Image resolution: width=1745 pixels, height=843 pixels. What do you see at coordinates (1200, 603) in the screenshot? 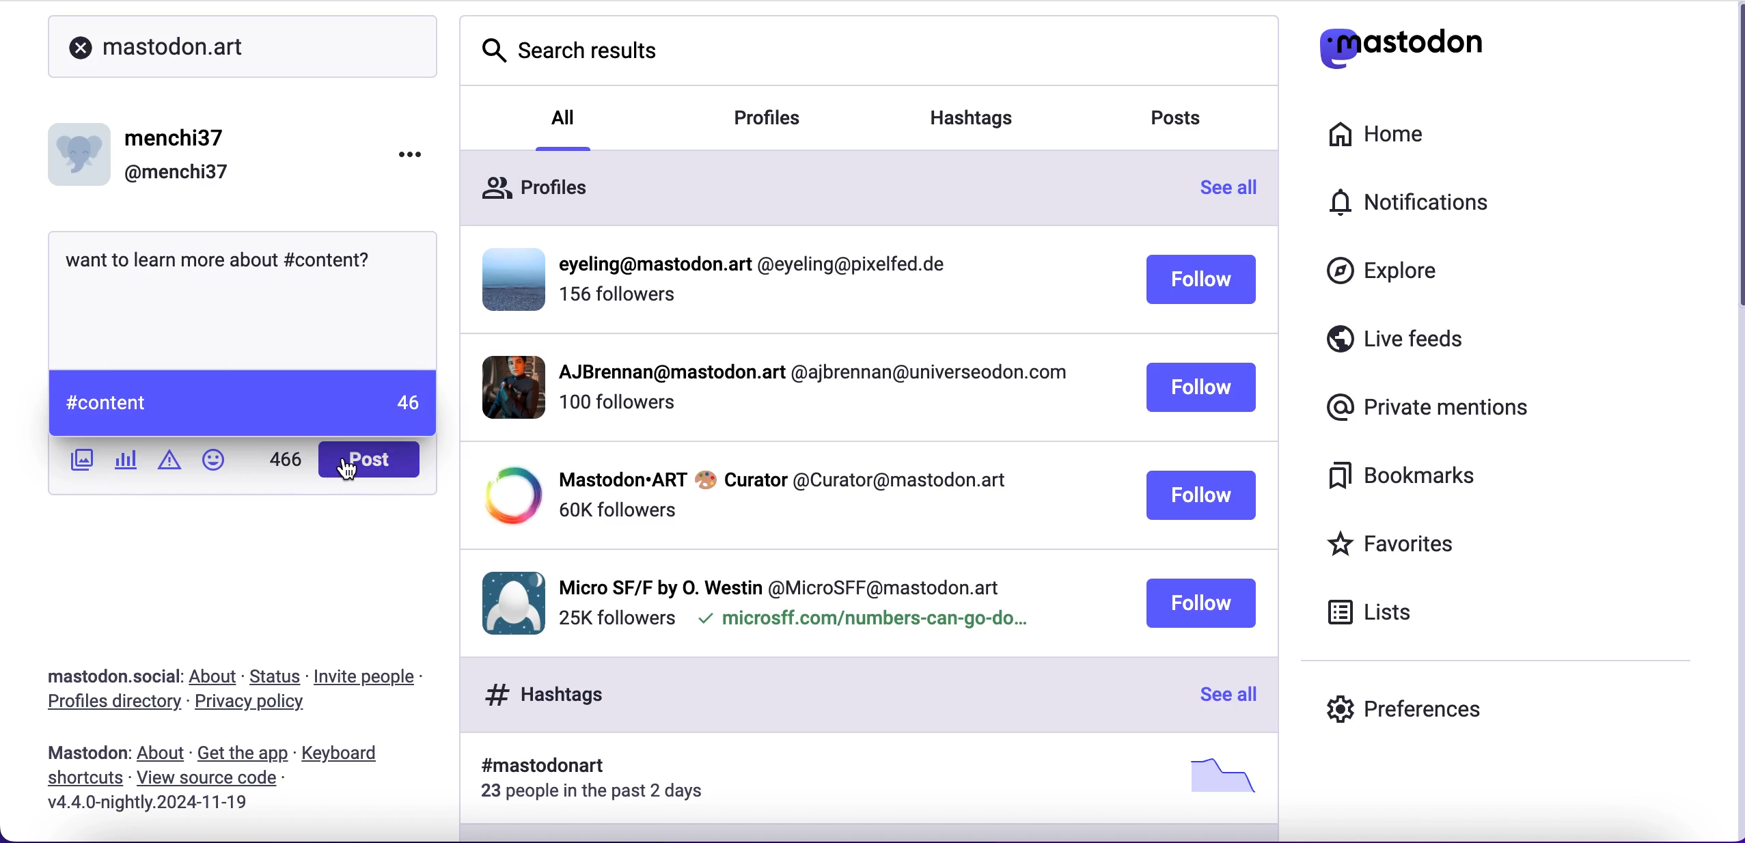
I see `follow` at bounding box center [1200, 603].